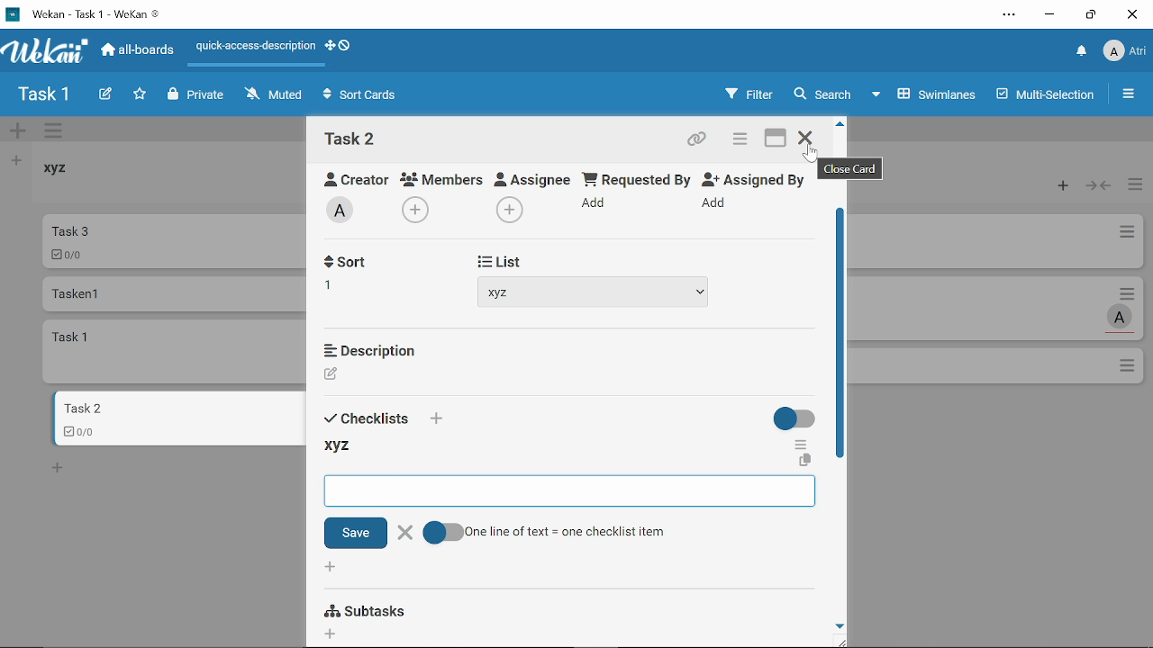  What do you see at coordinates (331, 566) in the screenshot?
I see `Add` at bounding box center [331, 566].